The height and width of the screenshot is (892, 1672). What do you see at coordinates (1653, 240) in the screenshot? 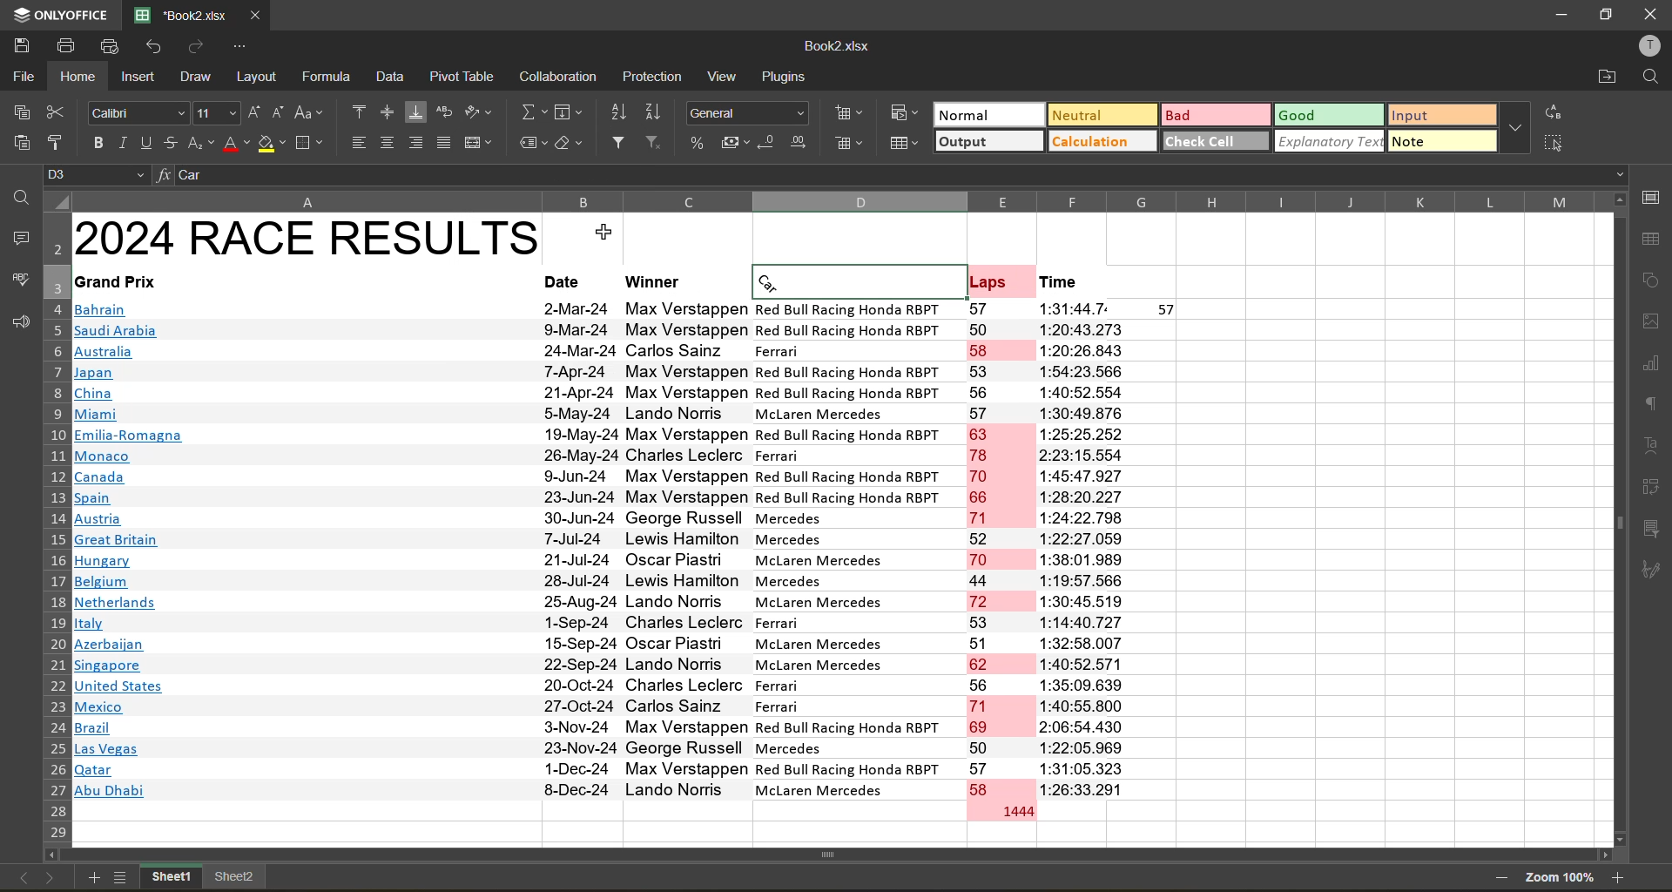
I see `table` at bounding box center [1653, 240].